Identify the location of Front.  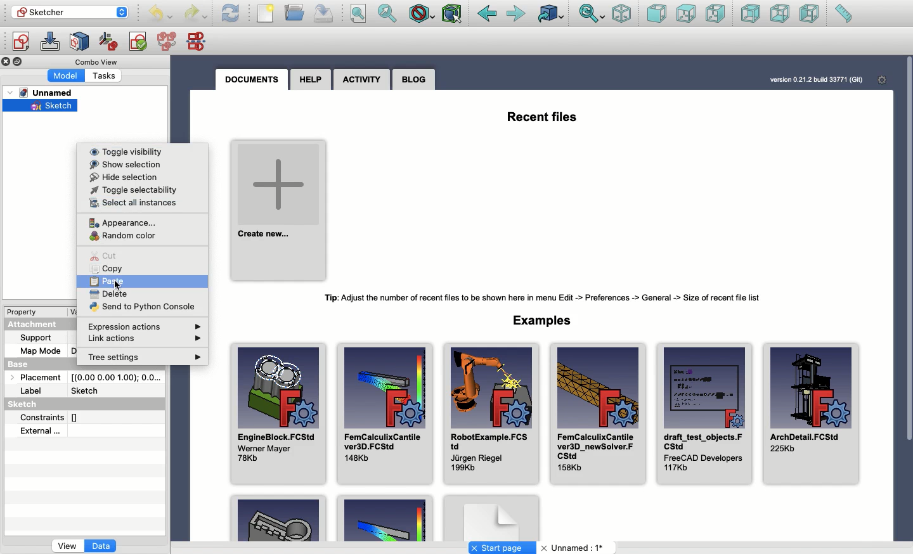
(657, 15).